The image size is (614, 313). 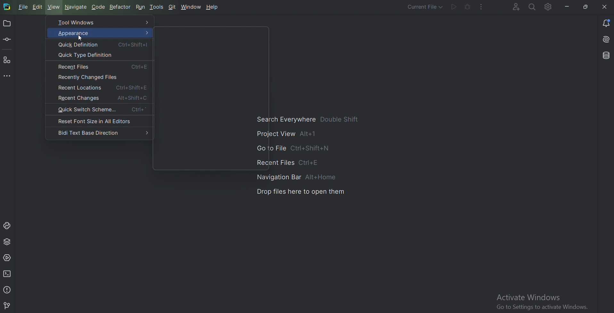 What do you see at coordinates (453, 7) in the screenshot?
I see `Run` at bounding box center [453, 7].